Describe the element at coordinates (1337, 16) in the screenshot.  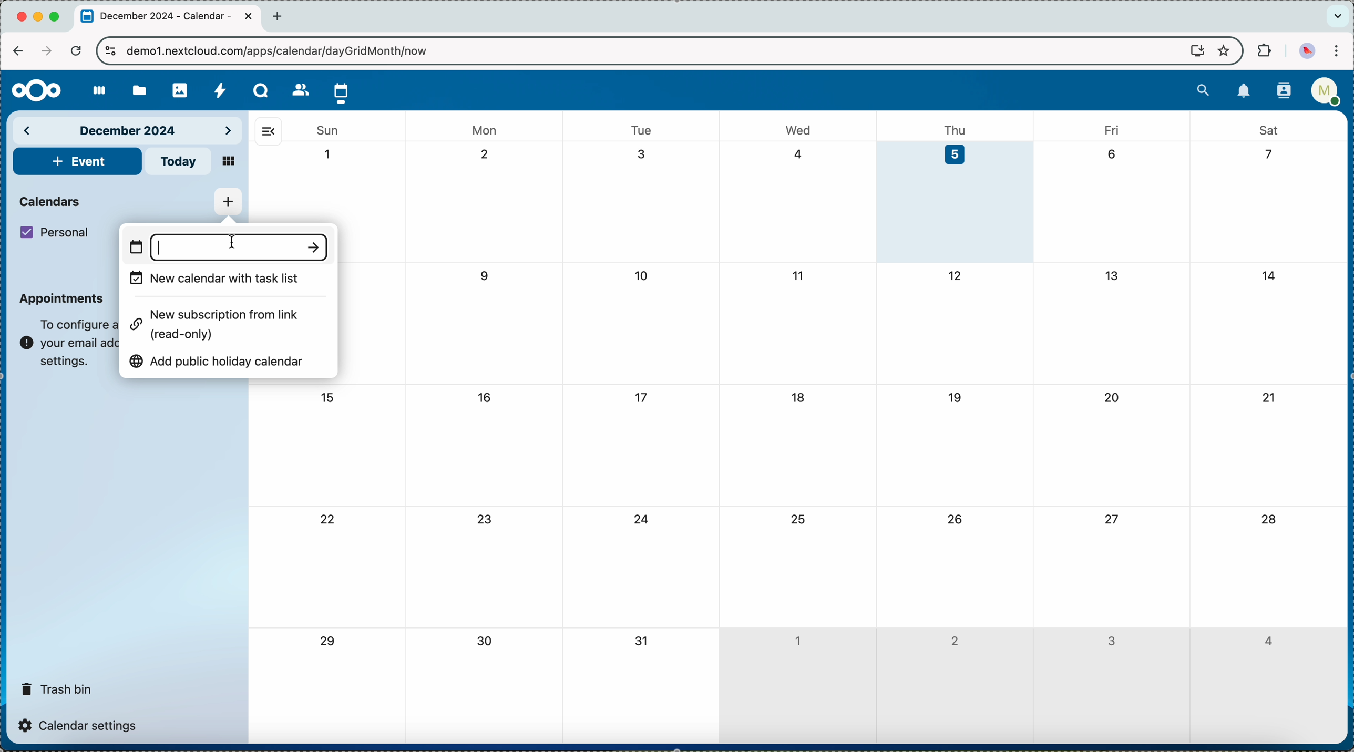
I see `search tabs` at that location.